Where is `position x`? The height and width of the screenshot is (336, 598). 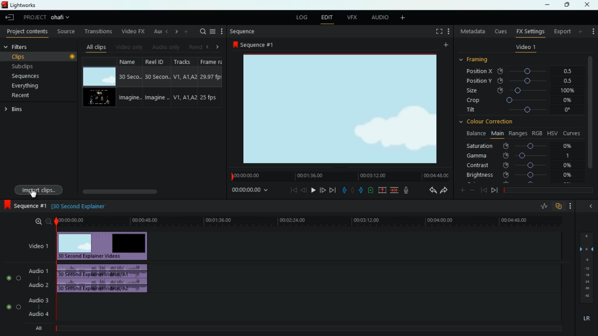 position x is located at coordinates (521, 71).